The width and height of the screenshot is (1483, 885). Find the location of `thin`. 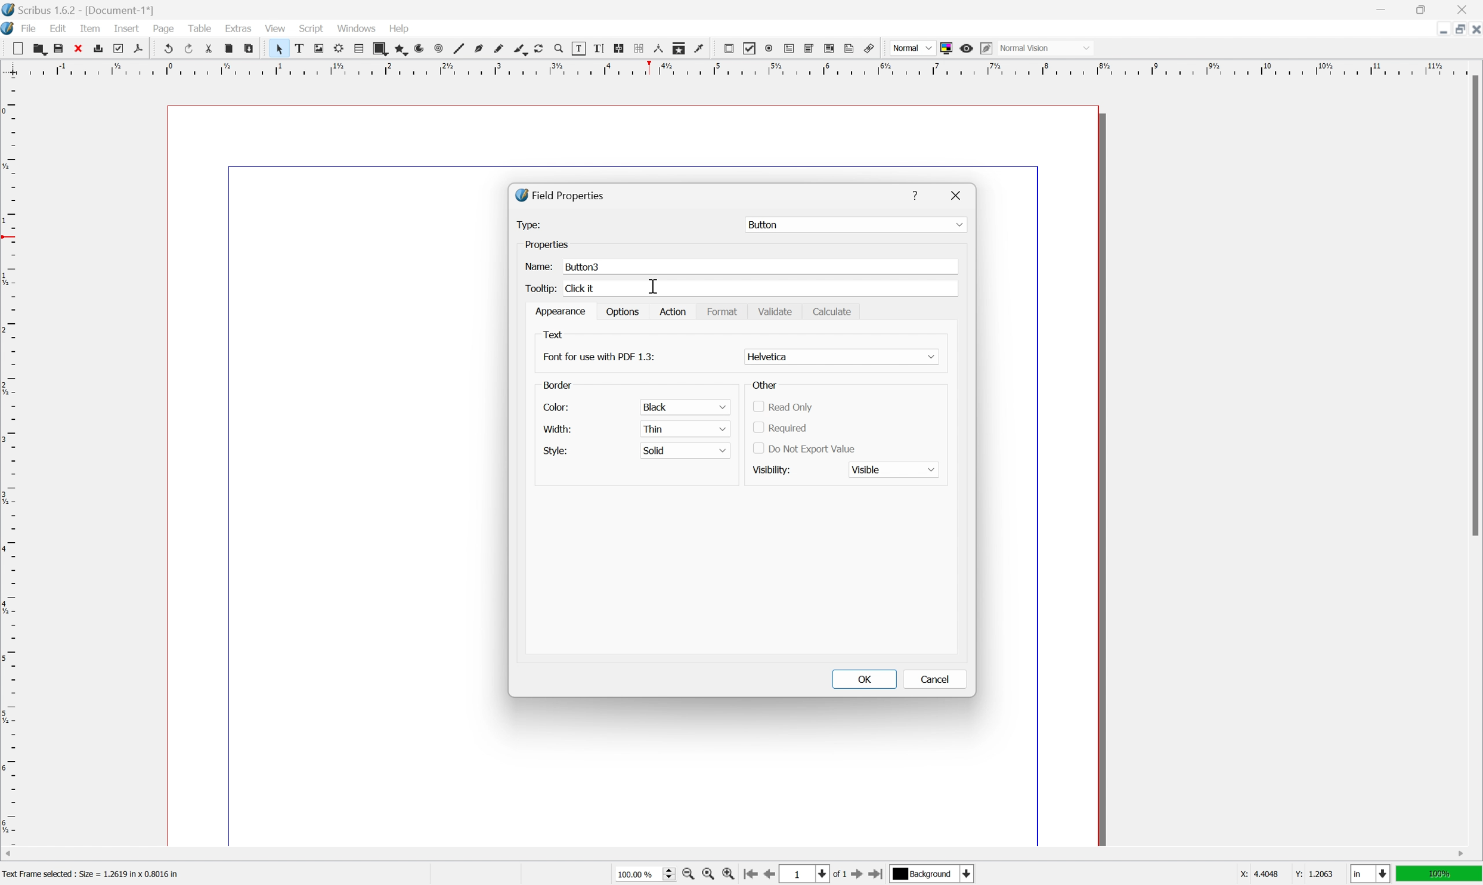

thin is located at coordinates (684, 428).